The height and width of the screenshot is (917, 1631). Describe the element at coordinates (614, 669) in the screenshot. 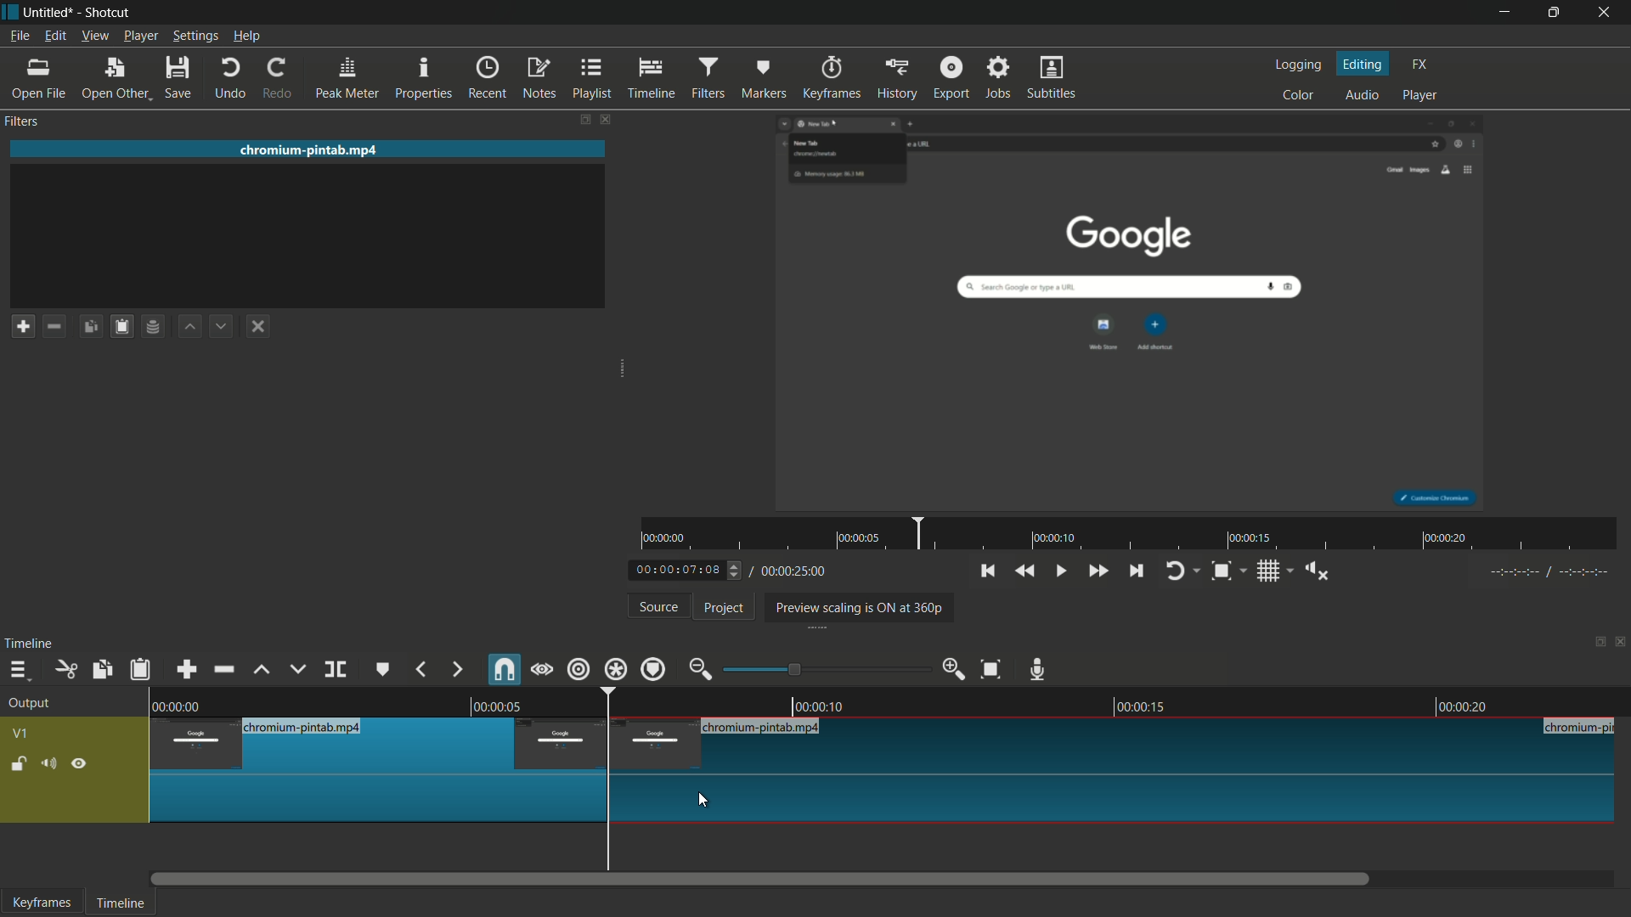

I see `ripple all tracks` at that location.